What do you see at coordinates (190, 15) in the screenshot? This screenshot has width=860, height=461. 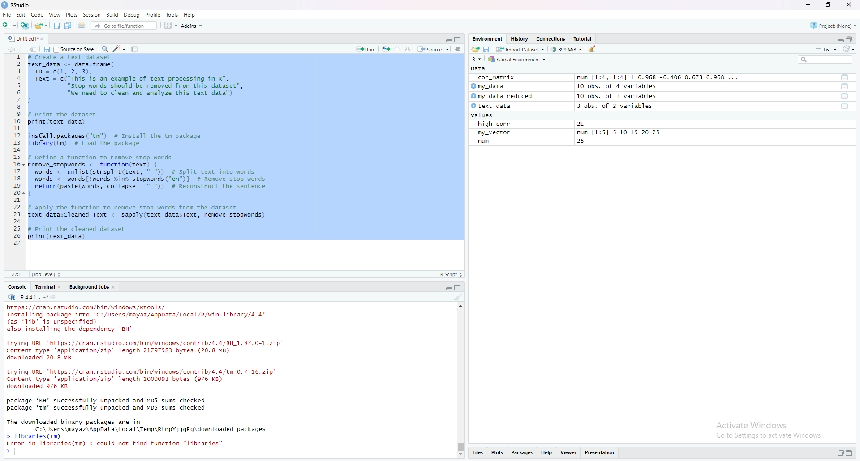 I see `help` at bounding box center [190, 15].